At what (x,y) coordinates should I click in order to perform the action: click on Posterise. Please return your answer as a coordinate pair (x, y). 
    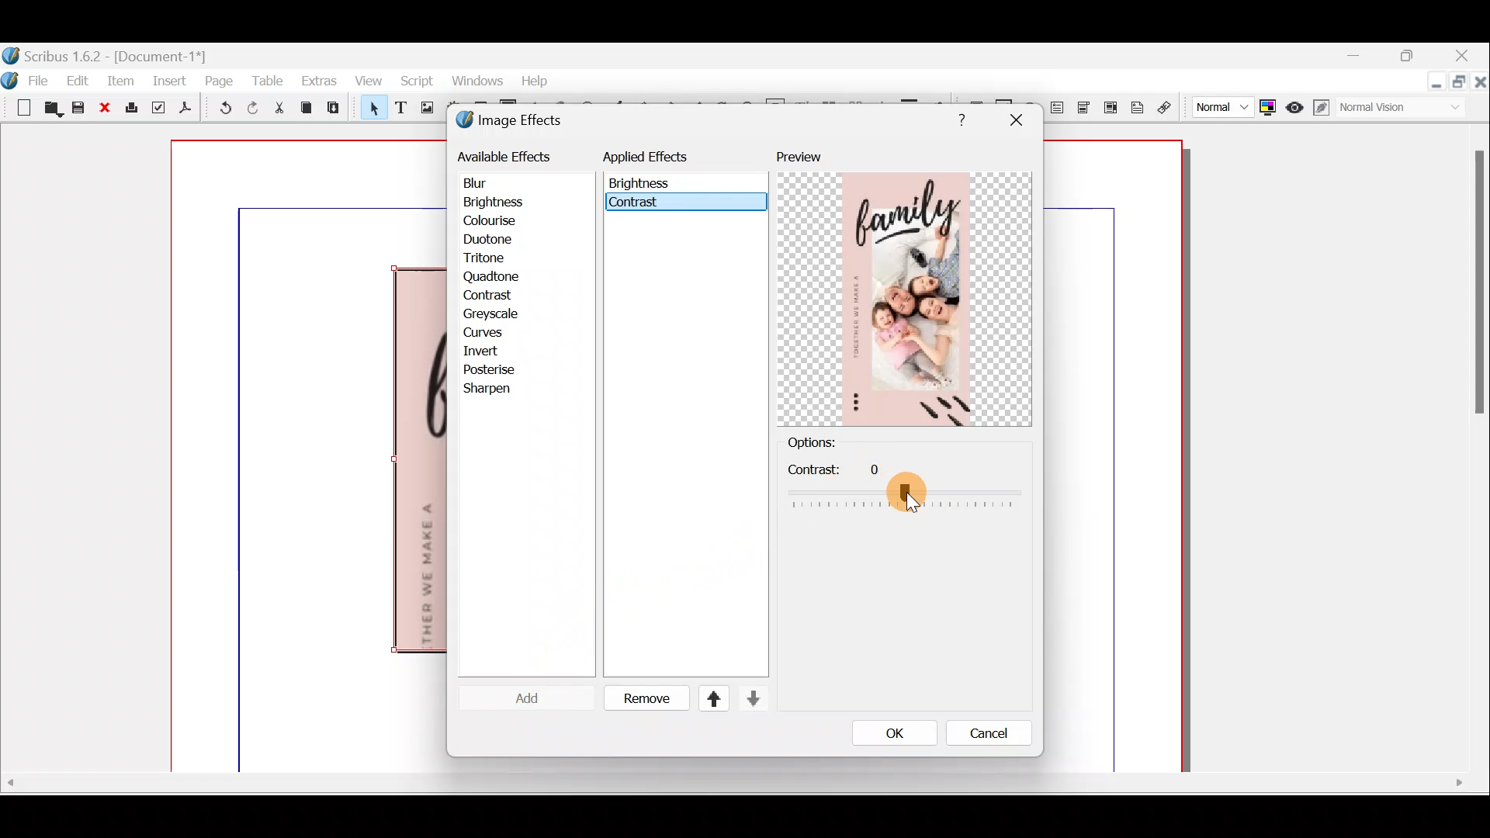
    Looking at the image, I should click on (500, 369).